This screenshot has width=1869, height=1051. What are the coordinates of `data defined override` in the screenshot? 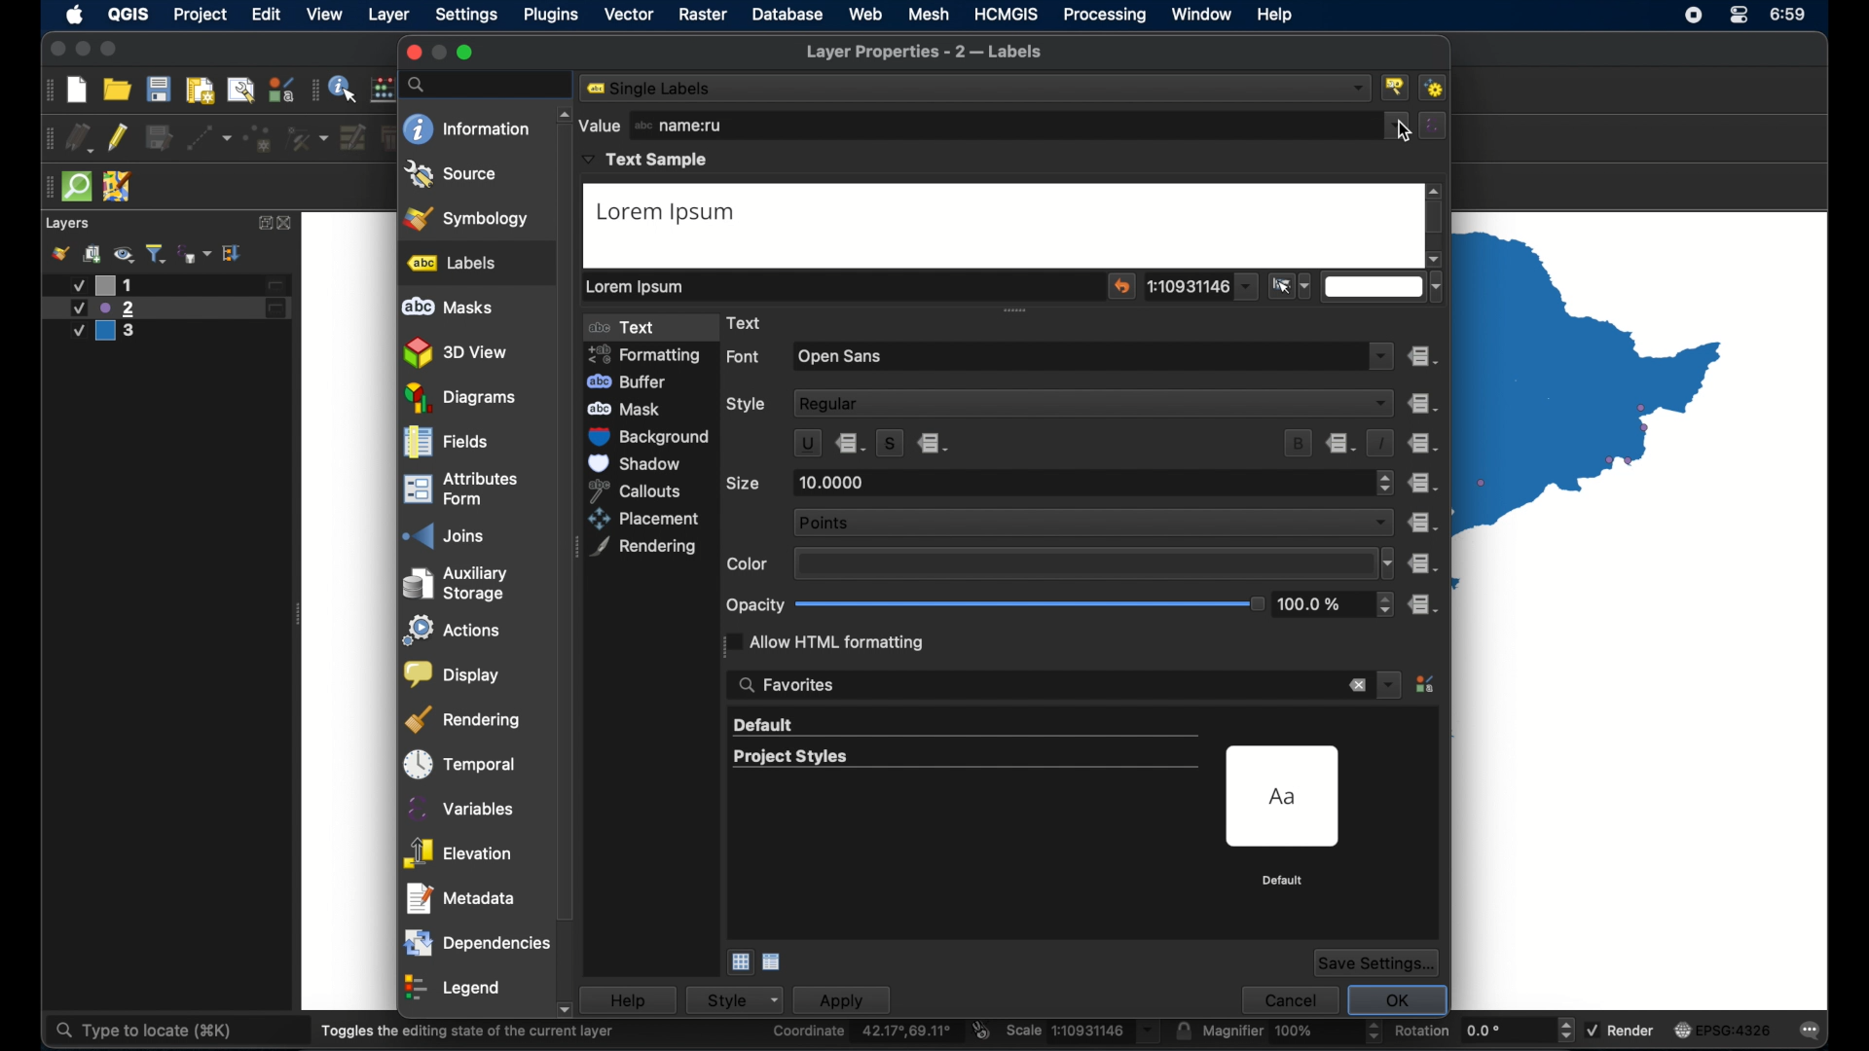 It's located at (1424, 444).